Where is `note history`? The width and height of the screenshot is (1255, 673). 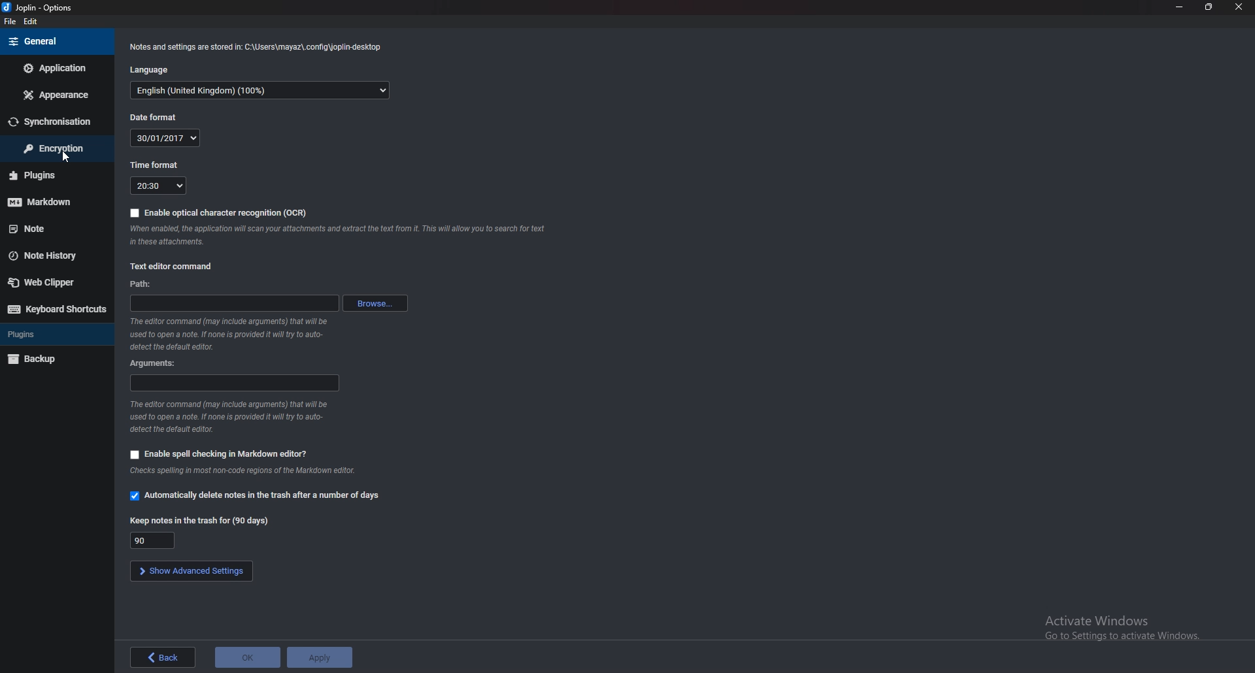
note history is located at coordinates (53, 255).